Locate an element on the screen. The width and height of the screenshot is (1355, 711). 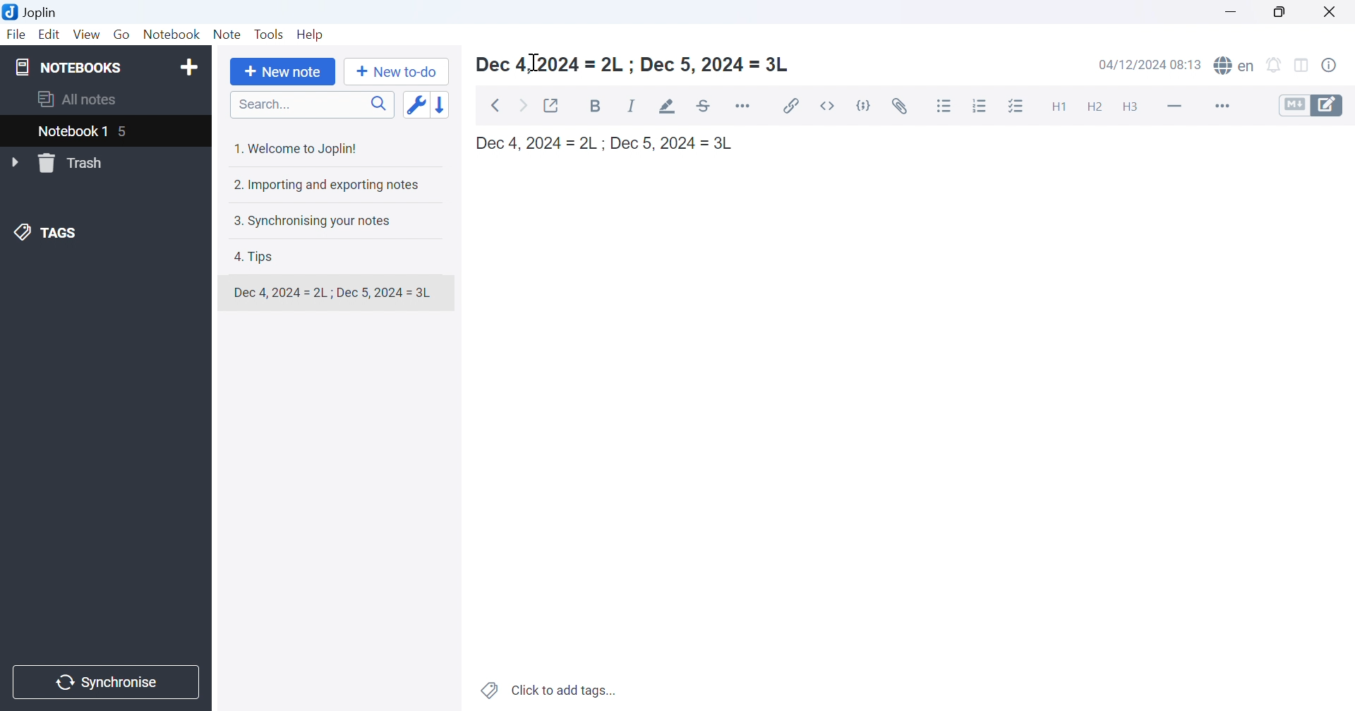
Inline code is located at coordinates (829, 106).